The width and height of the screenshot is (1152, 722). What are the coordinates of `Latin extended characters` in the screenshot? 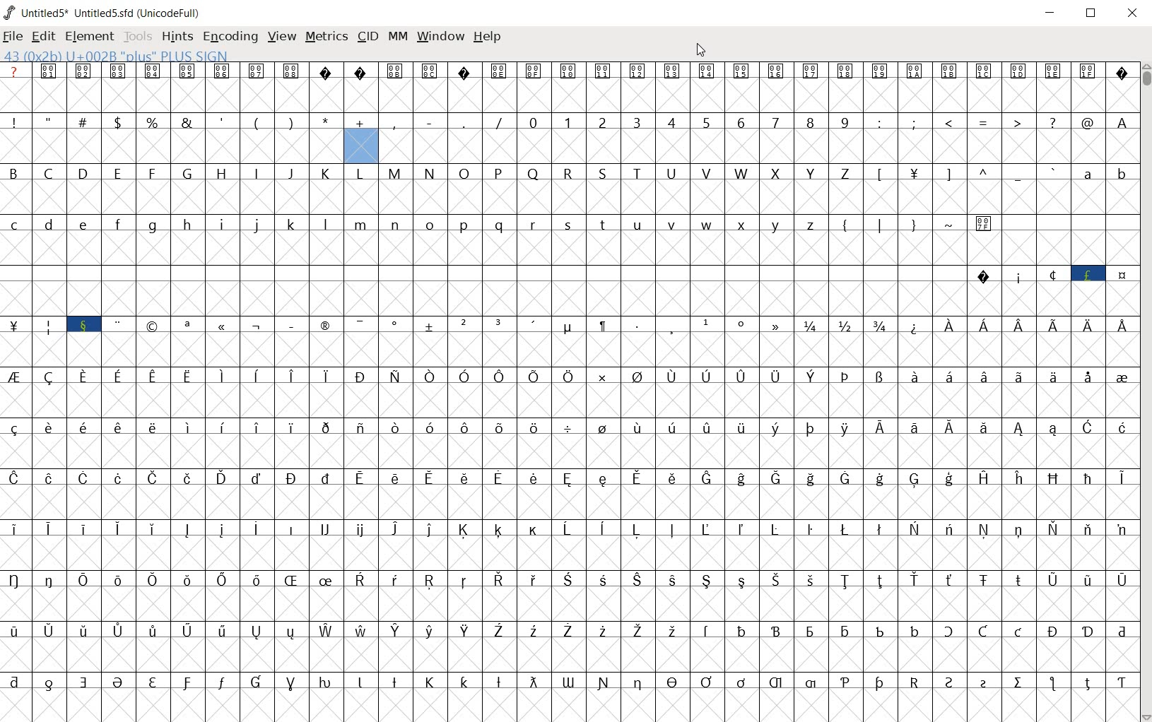 It's located at (293, 442).